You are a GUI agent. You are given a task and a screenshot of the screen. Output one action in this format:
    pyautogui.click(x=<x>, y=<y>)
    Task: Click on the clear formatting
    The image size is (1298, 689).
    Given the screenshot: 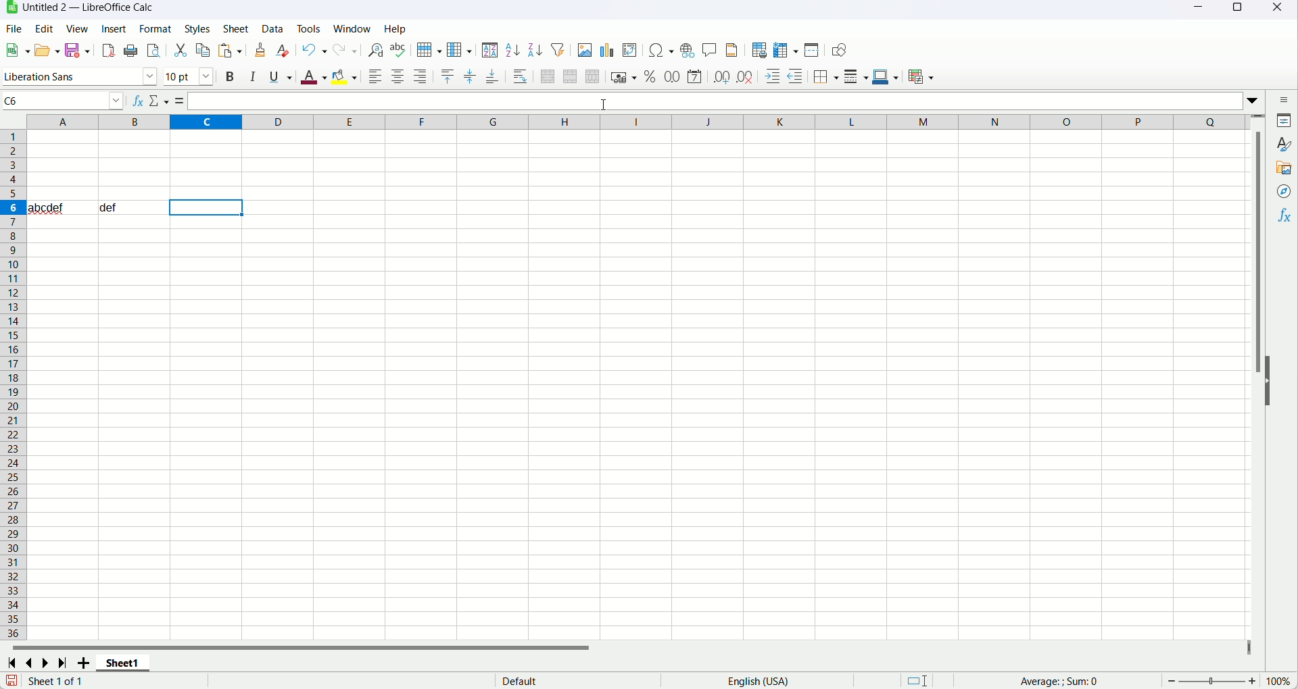 What is the action you would take?
    pyautogui.click(x=285, y=51)
    